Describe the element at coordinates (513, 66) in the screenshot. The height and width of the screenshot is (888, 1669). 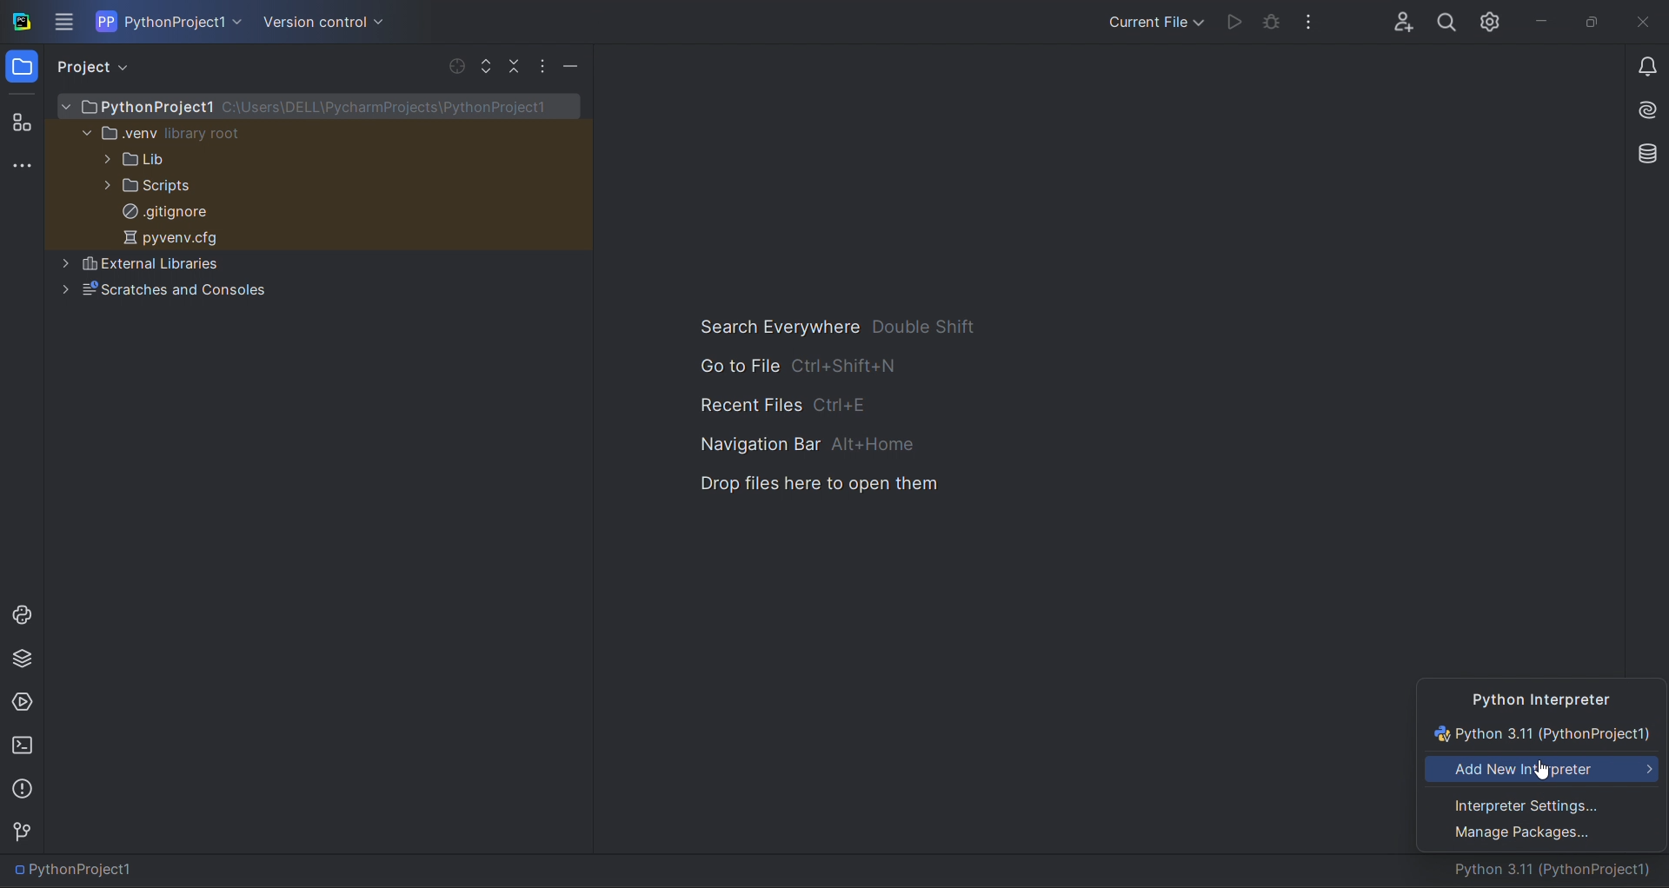
I see `collapse file` at that location.